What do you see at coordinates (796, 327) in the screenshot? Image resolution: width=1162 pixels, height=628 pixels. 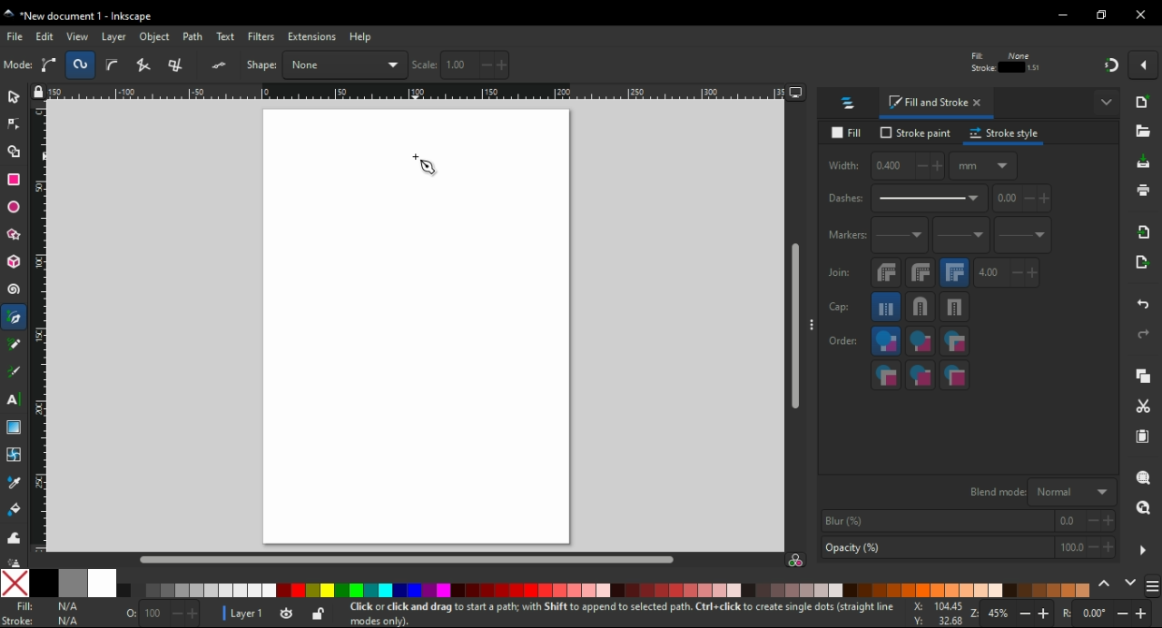 I see `scroll bar` at bounding box center [796, 327].